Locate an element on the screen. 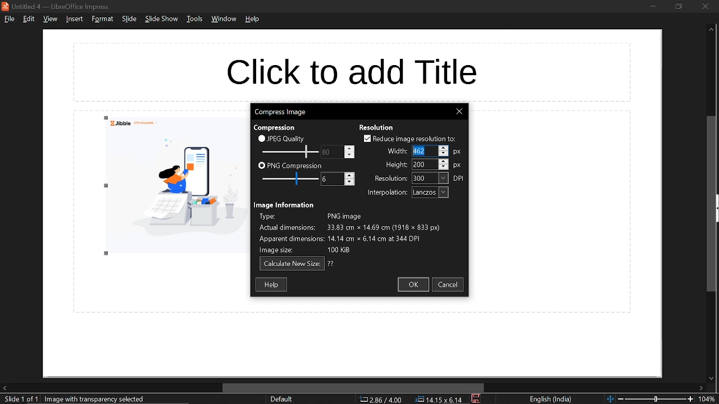 This screenshot has width=719, height=404. Change PNG compression is located at coordinates (332, 178).